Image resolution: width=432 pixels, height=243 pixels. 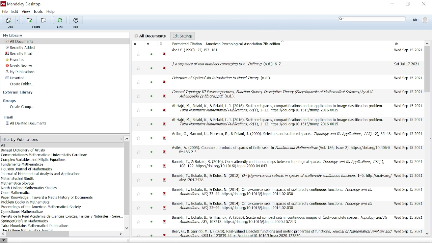 What do you see at coordinates (427, 69) in the screenshot?
I see `Vertical scrollbar for files` at bounding box center [427, 69].